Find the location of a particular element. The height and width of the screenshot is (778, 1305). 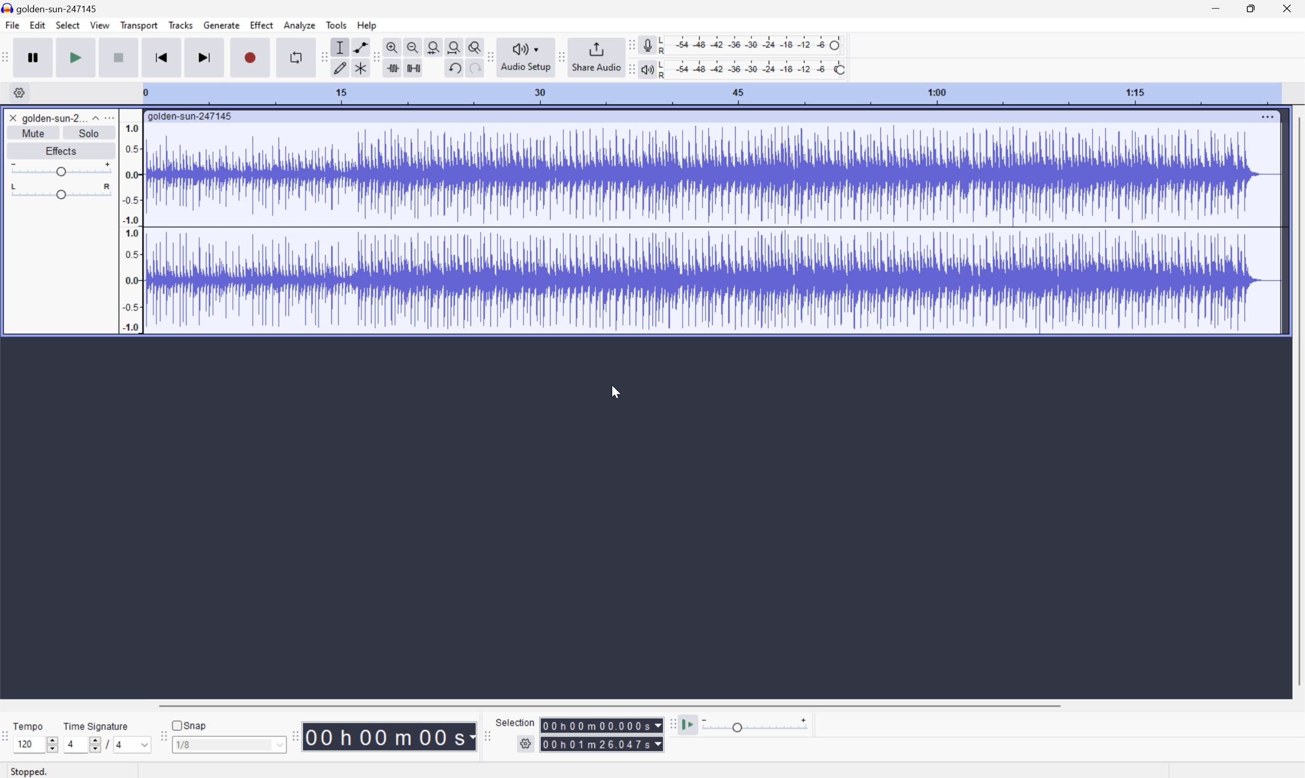

Audacity tools toolbar is located at coordinates (322, 56).